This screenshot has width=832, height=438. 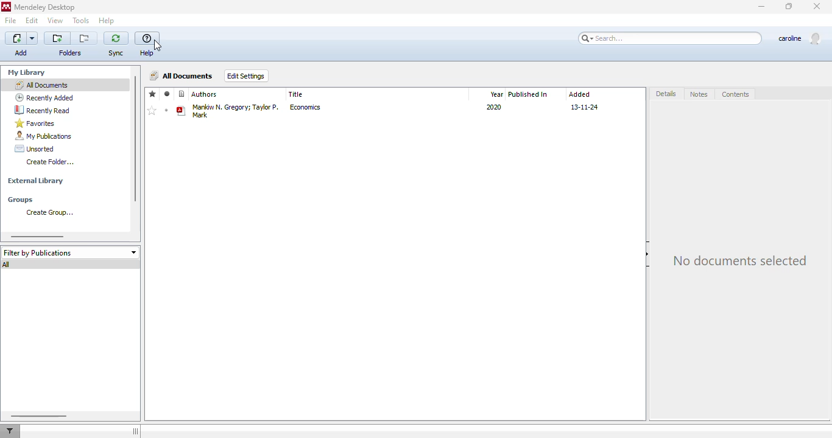 I want to click on contents, so click(x=735, y=94).